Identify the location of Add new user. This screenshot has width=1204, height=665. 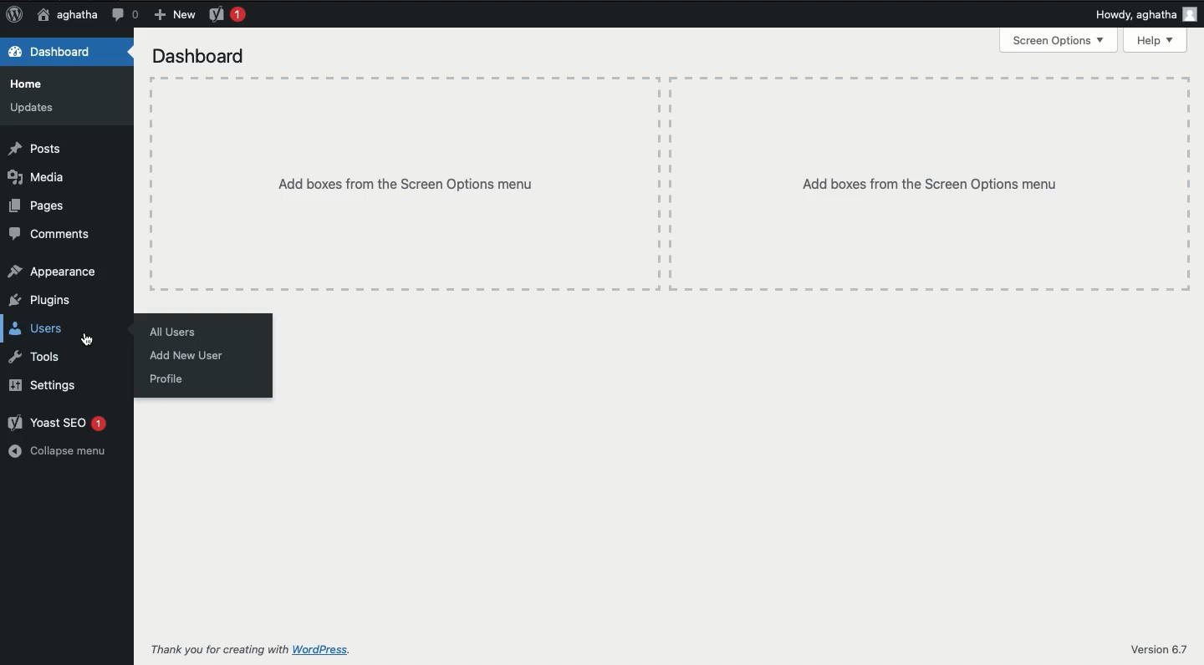
(187, 354).